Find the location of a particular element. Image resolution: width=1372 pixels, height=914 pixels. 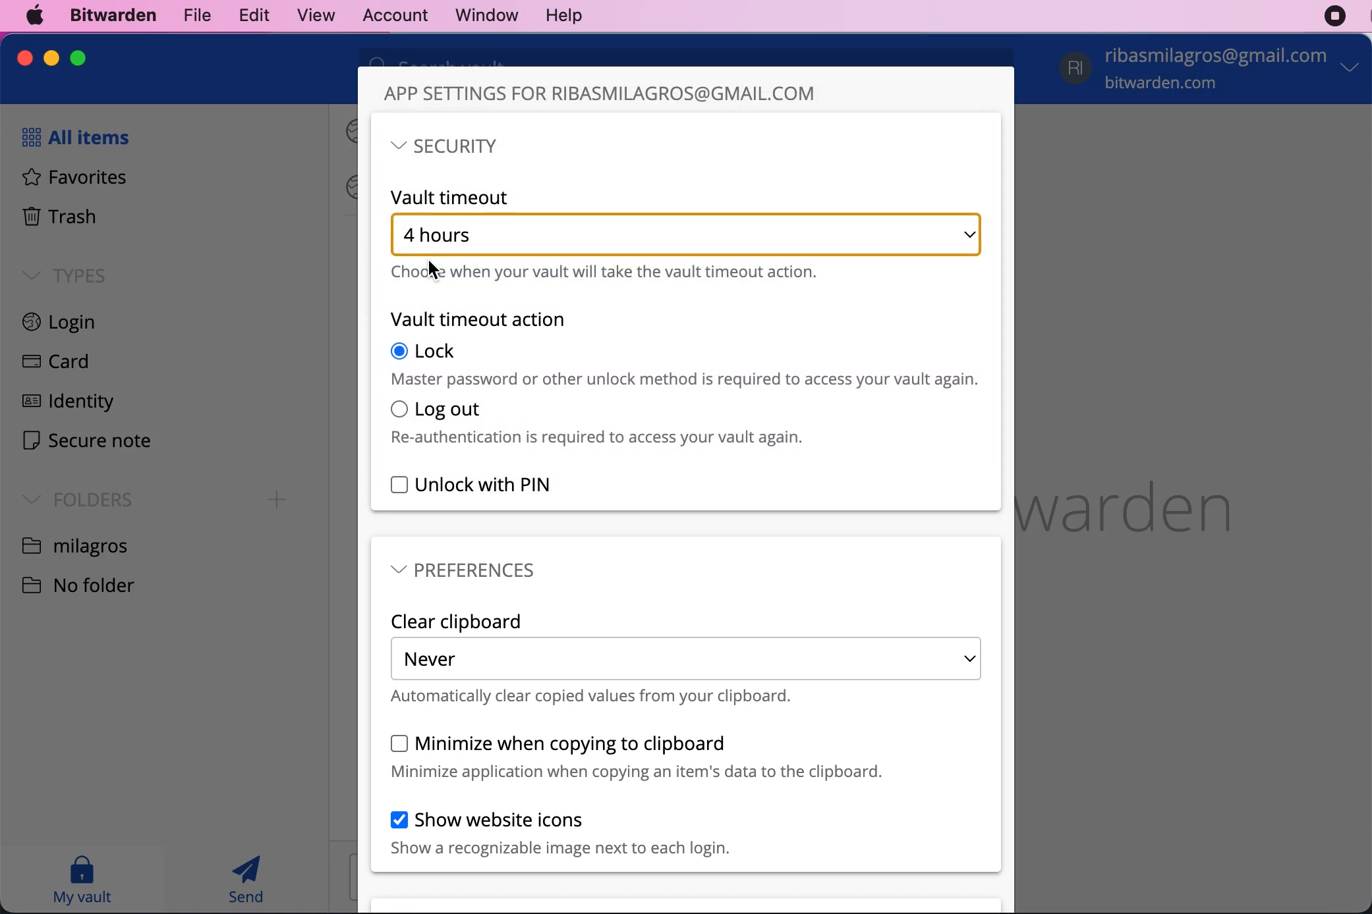

minimize is located at coordinates (51, 58).